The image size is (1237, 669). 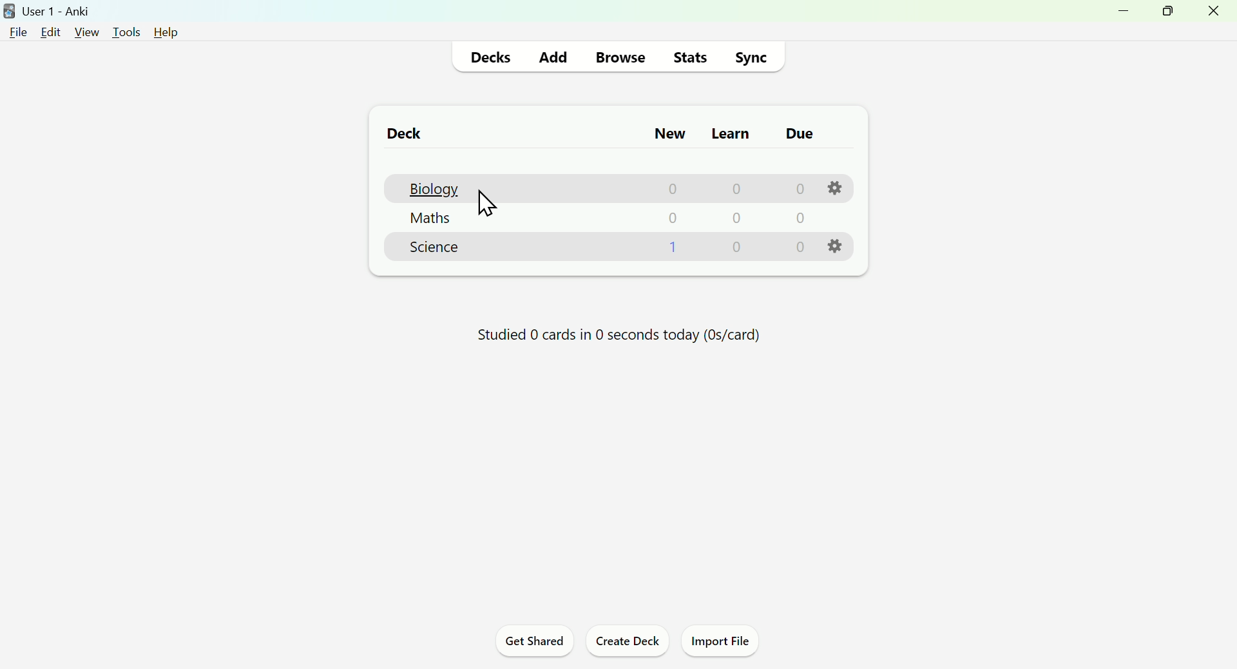 What do you see at coordinates (432, 188) in the screenshot?
I see `Biology` at bounding box center [432, 188].